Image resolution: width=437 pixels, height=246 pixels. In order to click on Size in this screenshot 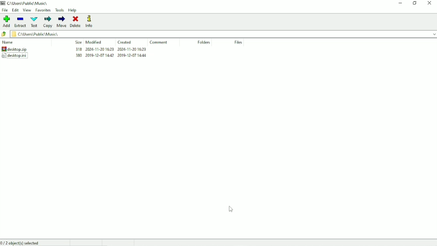, I will do `click(77, 42)`.